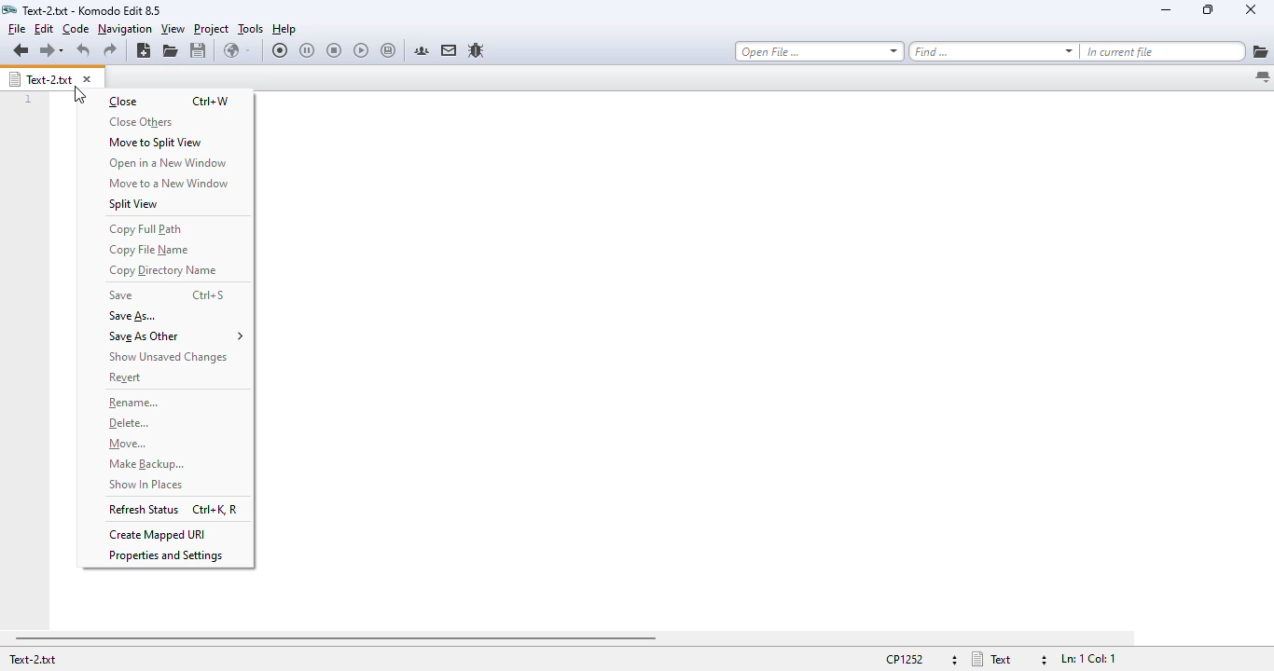 Image resolution: width=1274 pixels, height=671 pixels. Describe the element at coordinates (1209, 9) in the screenshot. I see `maximize` at that location.